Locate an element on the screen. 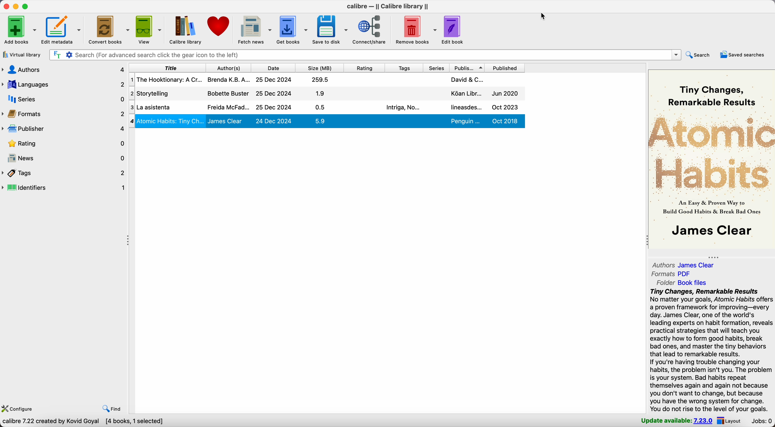 This screenshot has height=427, width=775. search is located at coordinates (700, 54).